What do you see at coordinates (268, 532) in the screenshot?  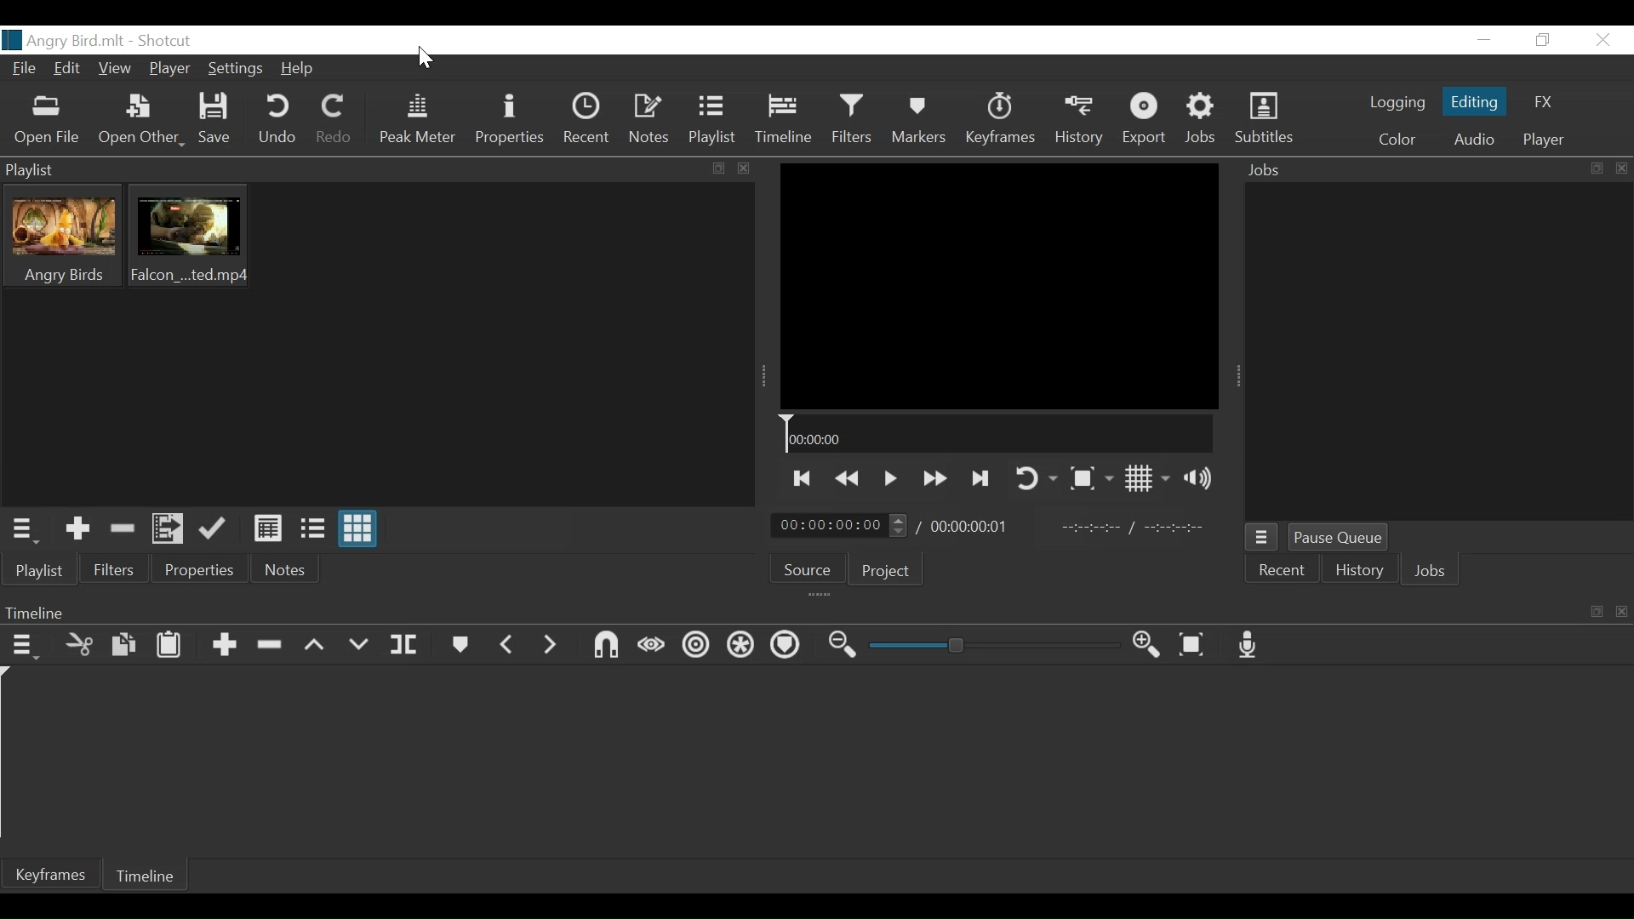 I see `View as Detail` at bounding box center [268, 532].